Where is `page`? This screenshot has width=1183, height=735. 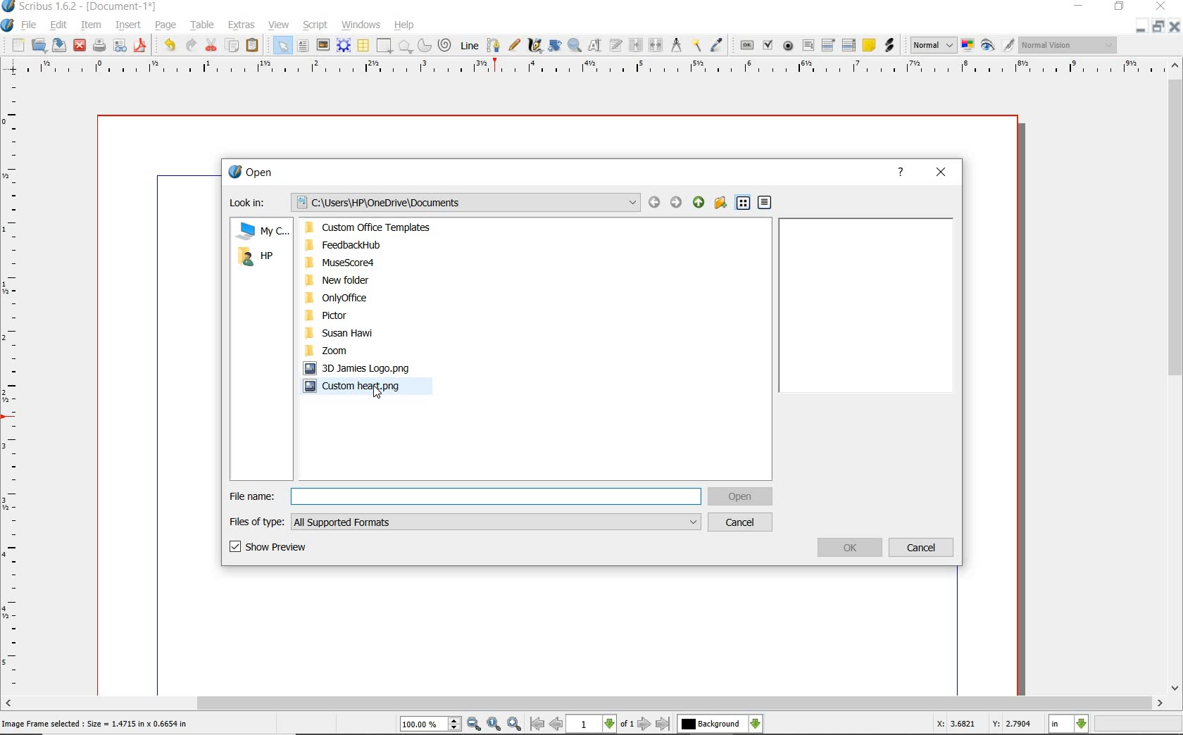 page is located at coordinates (165, 26).